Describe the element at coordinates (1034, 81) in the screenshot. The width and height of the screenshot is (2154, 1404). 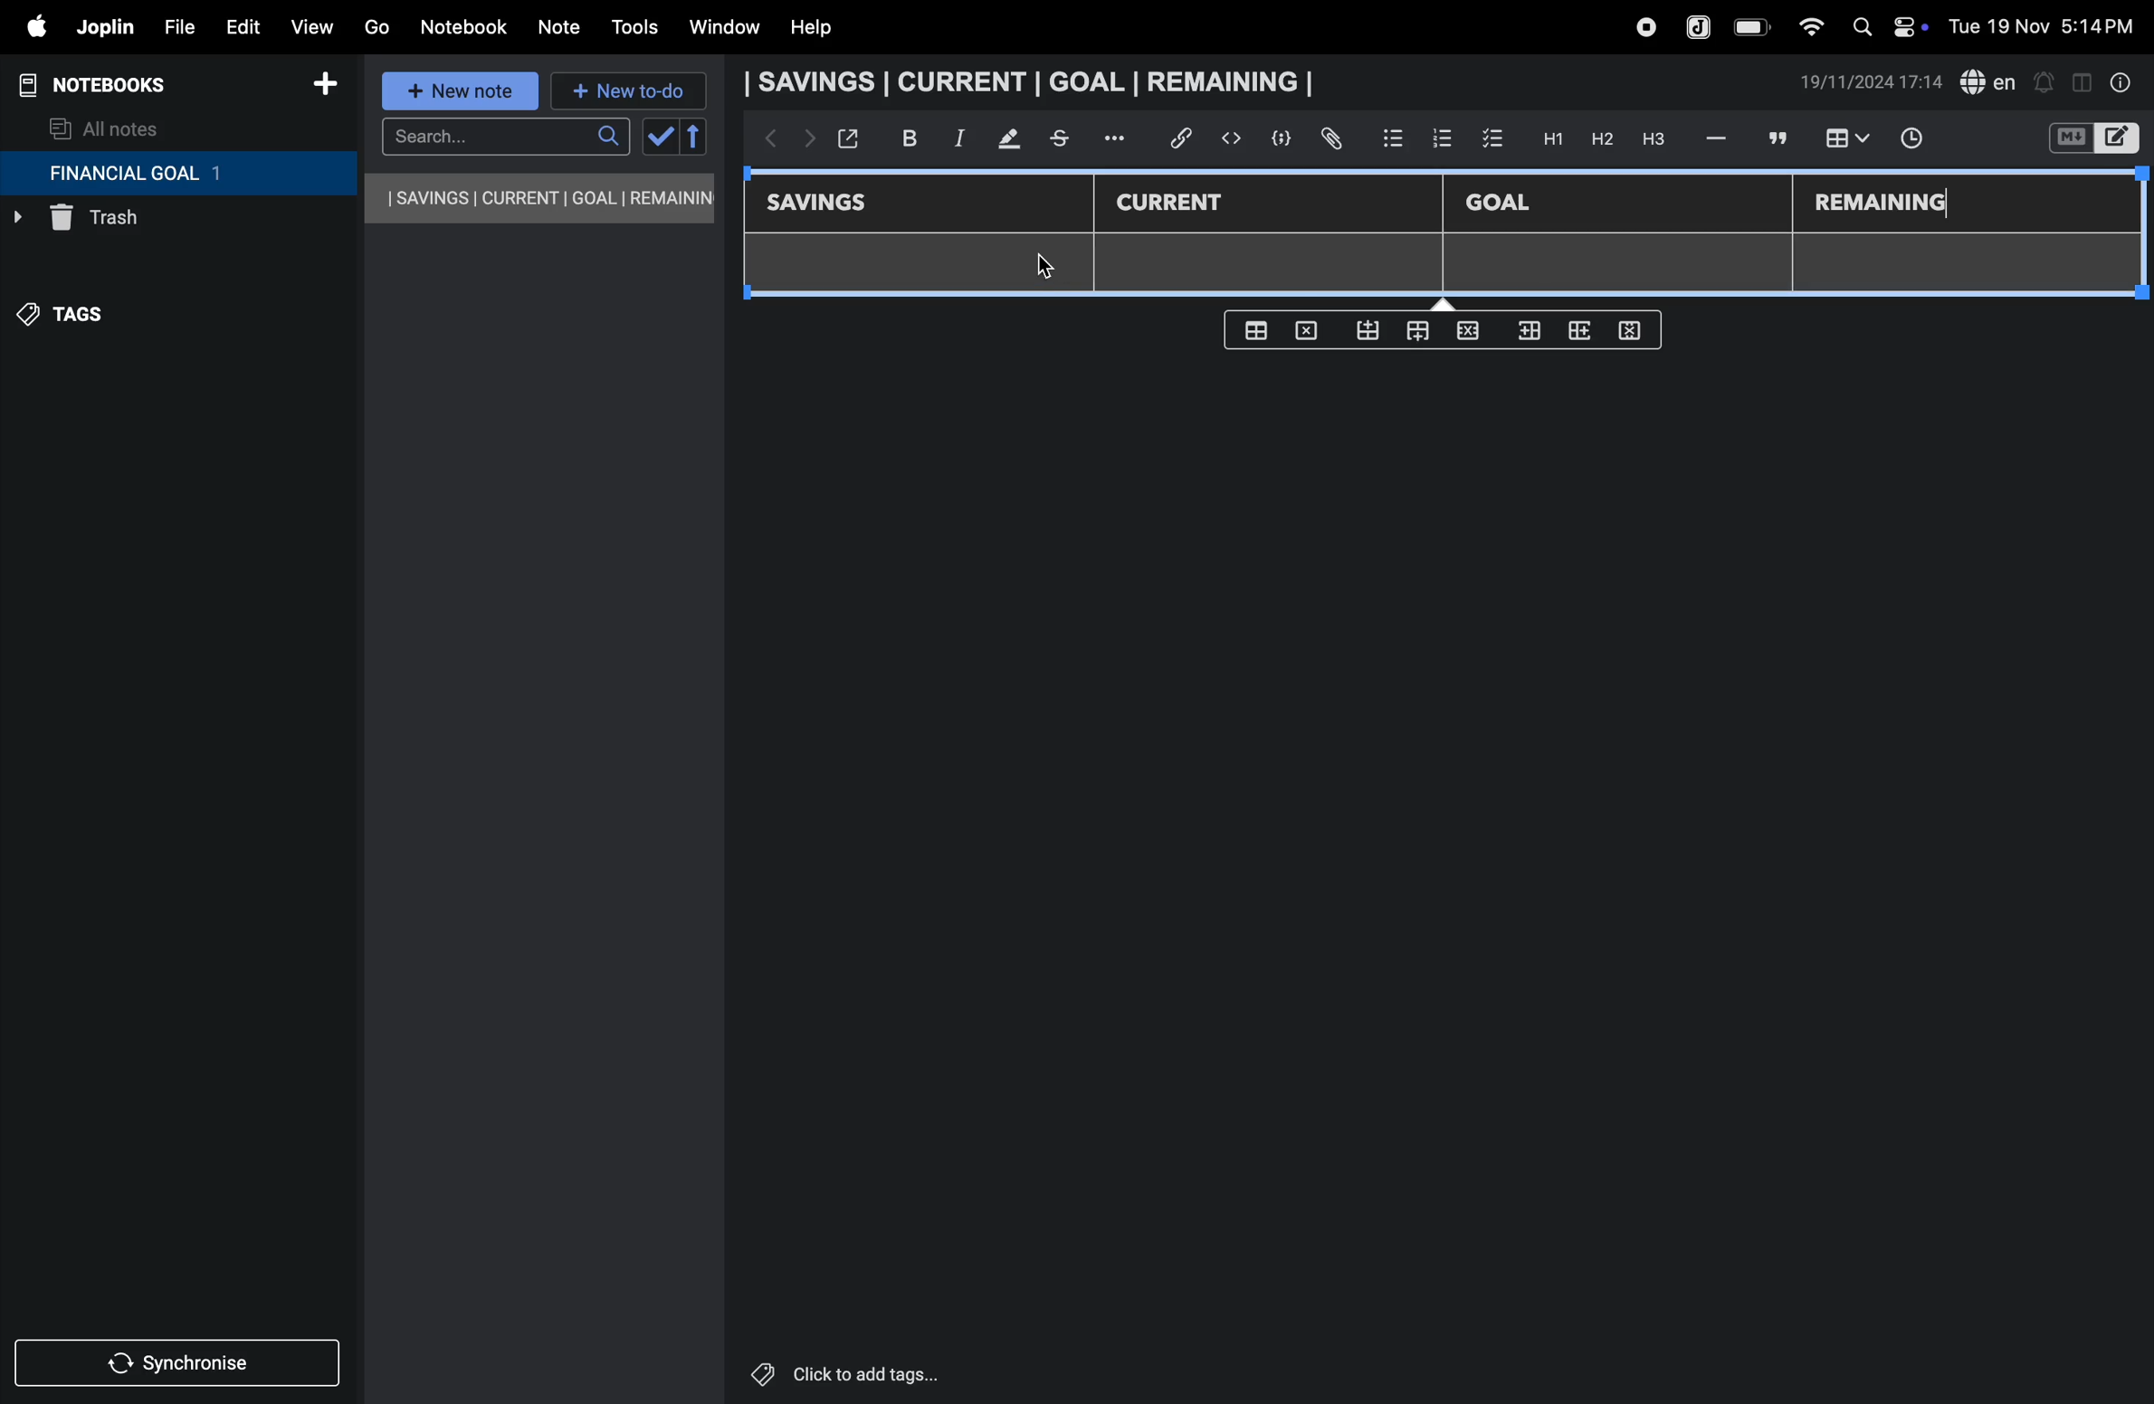
I see `savings current goal remaining` at that location.